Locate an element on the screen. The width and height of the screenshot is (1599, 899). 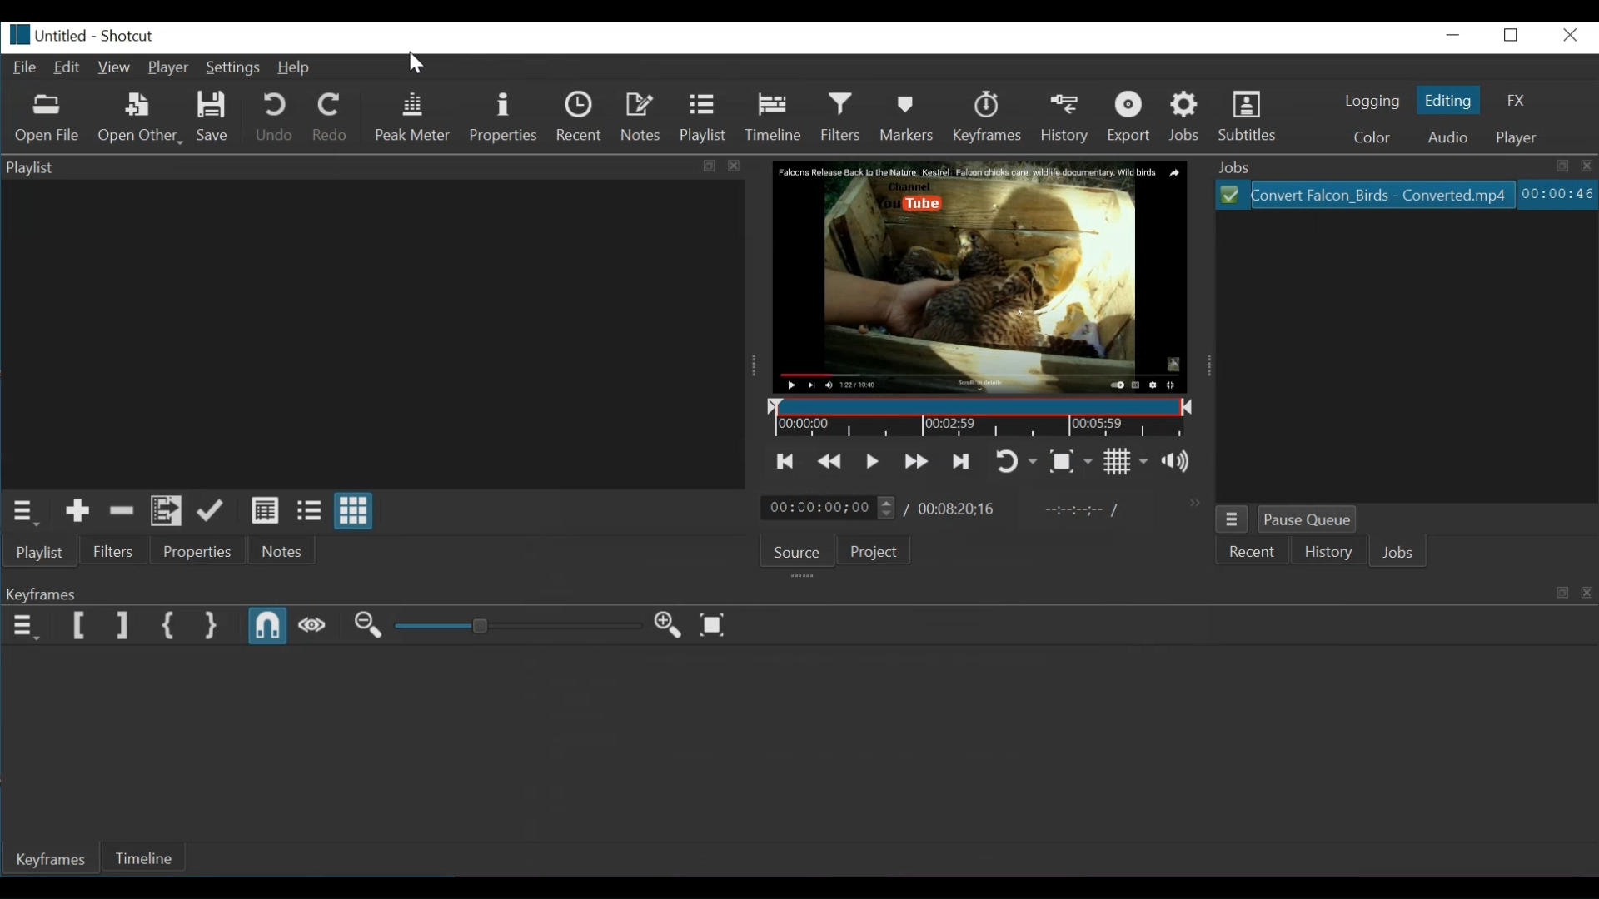
Add files to playlist is located at coordinates (167, 512).